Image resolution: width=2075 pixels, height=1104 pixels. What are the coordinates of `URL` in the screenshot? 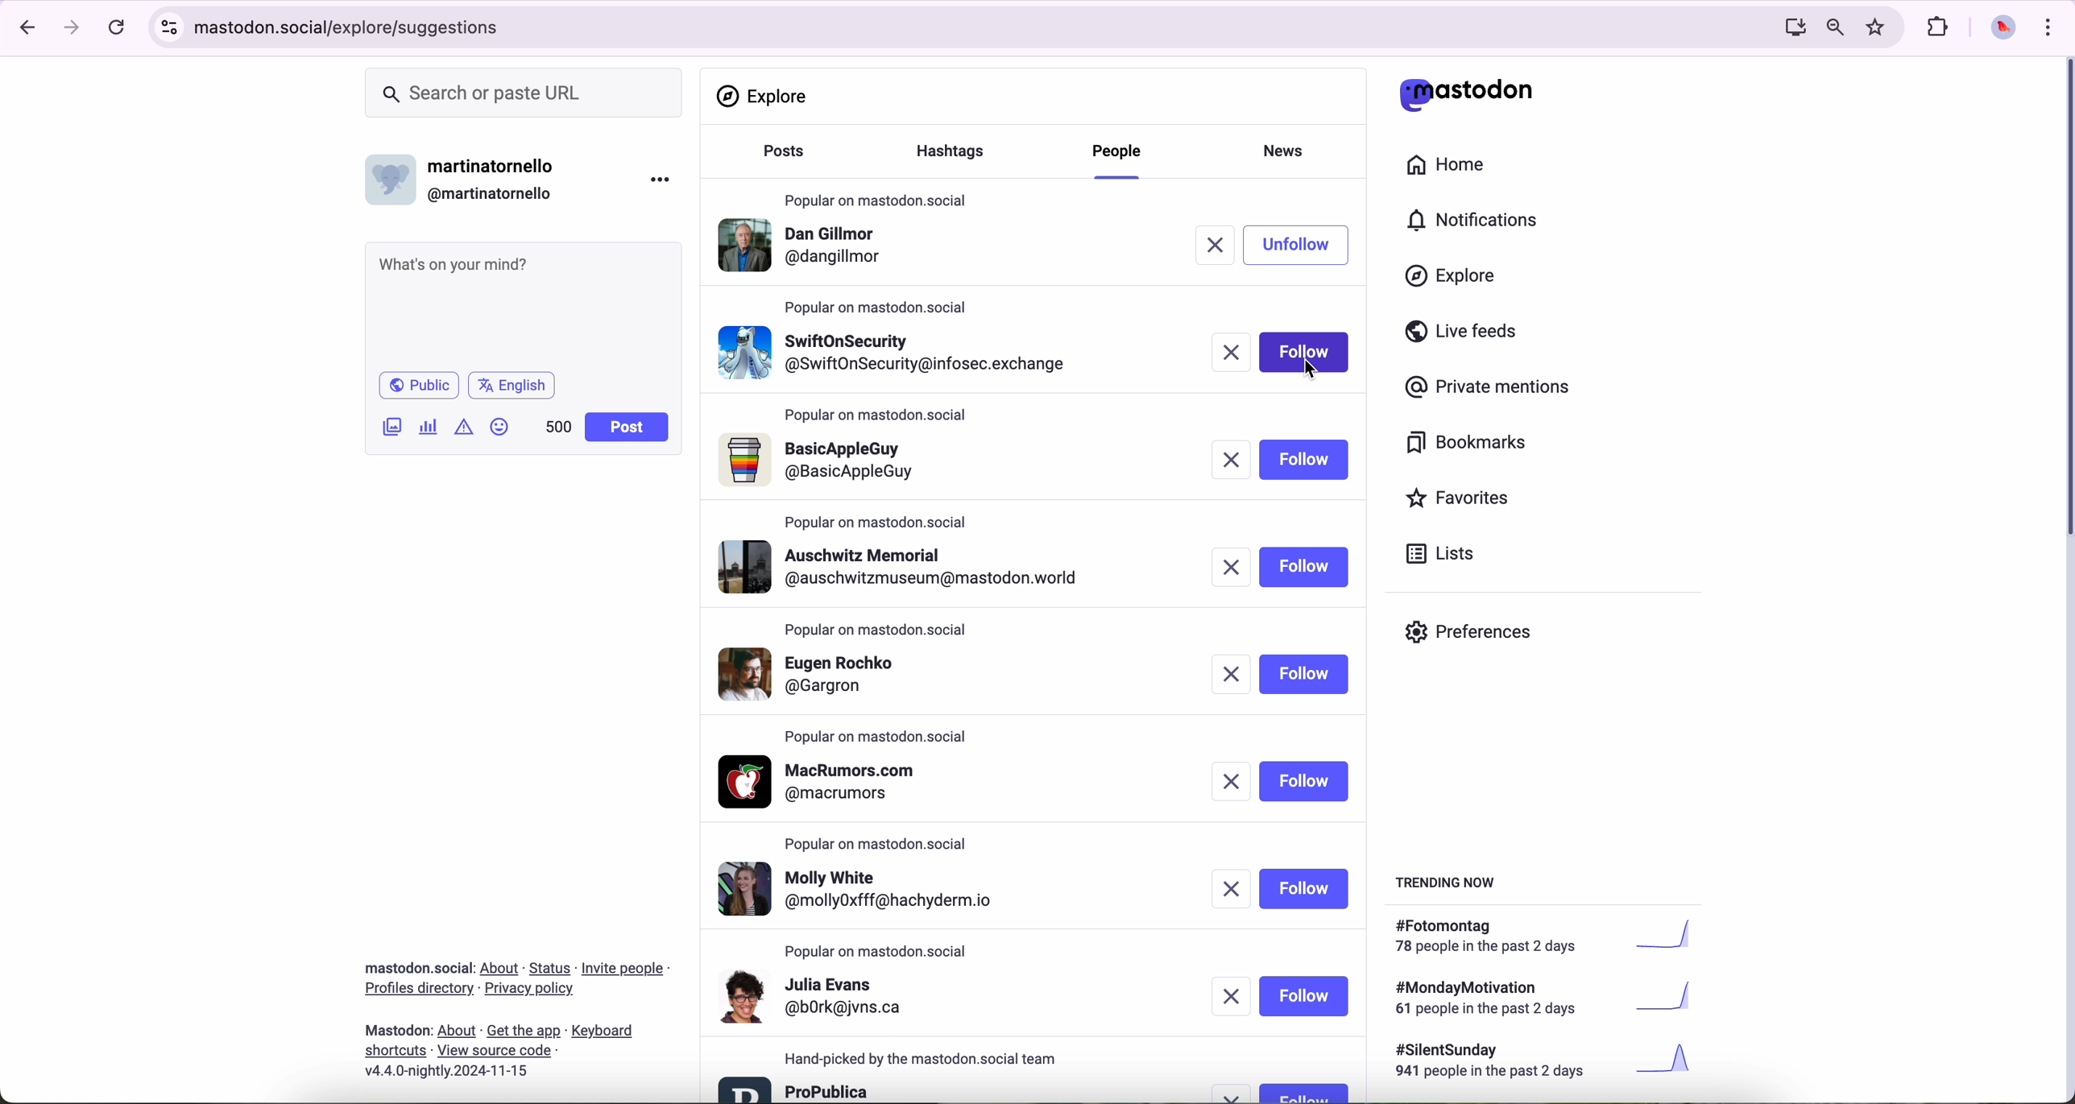 It's located at (354, 25).